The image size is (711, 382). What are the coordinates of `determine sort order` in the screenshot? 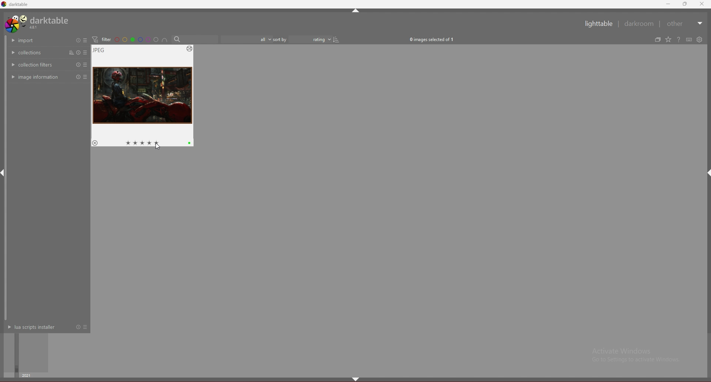 It's located at (314, 40).